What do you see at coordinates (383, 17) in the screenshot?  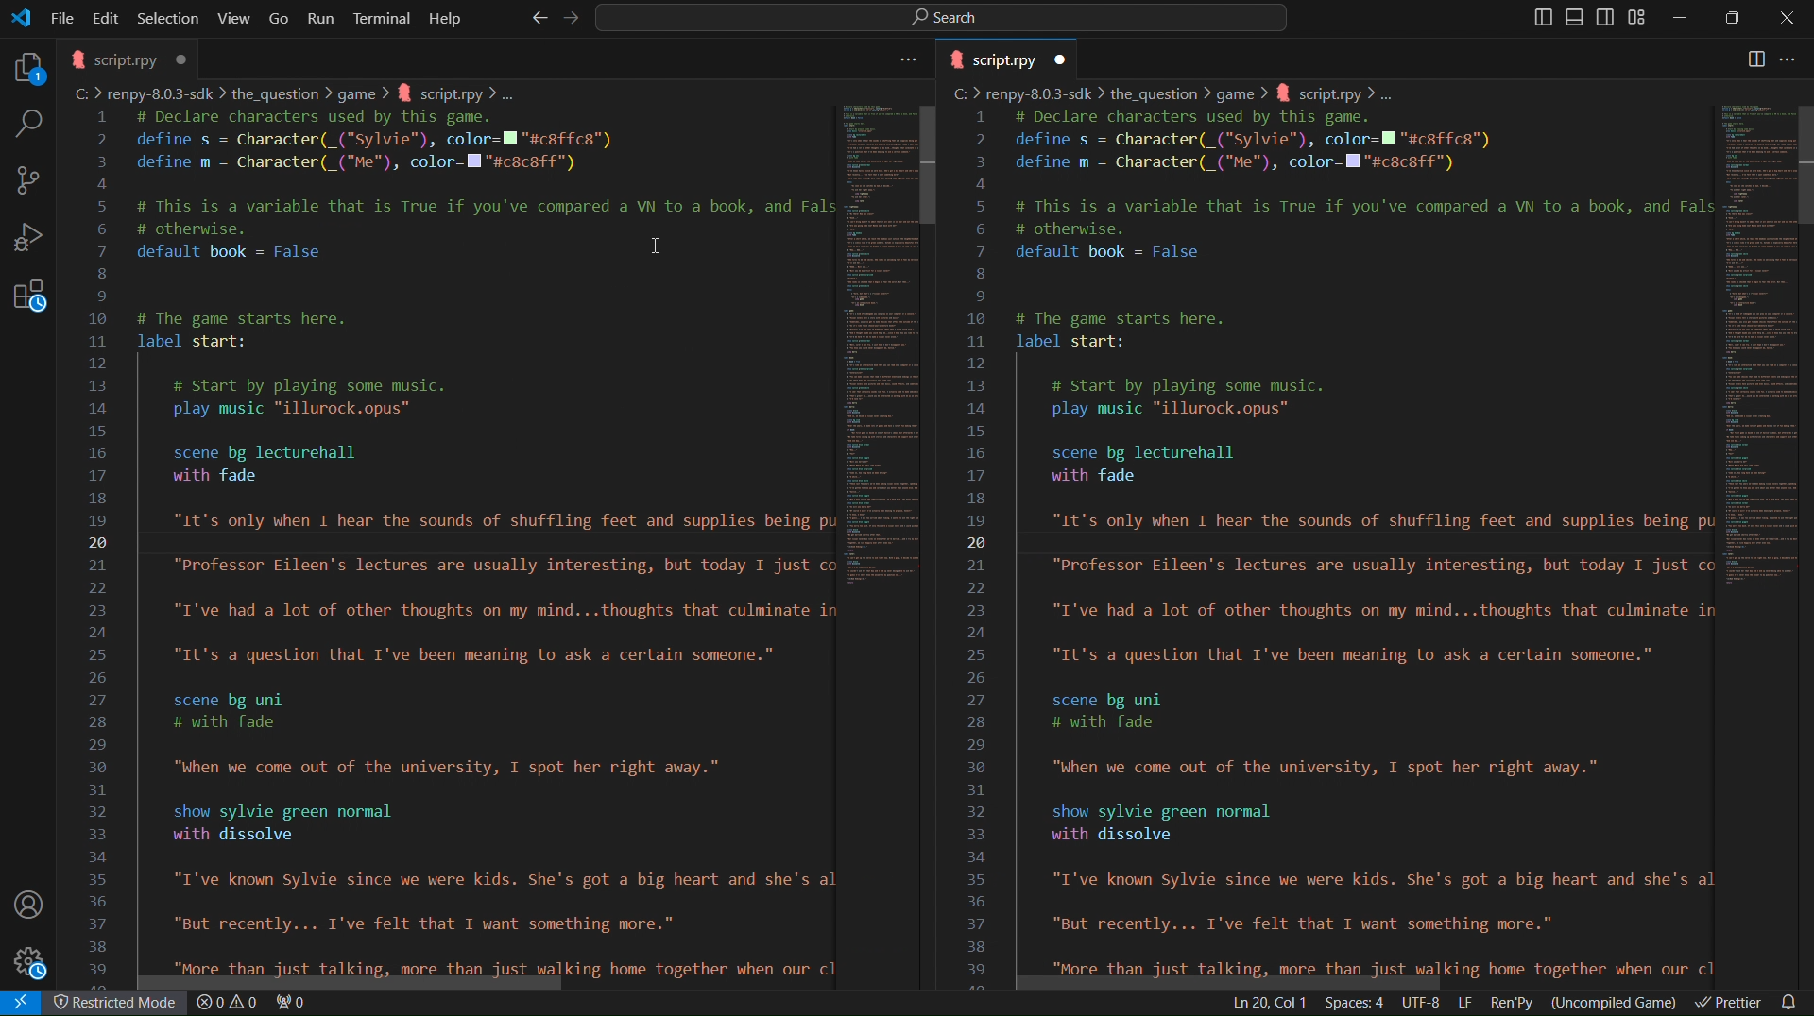 I see `Terminal` at bounding box center [383, 17].